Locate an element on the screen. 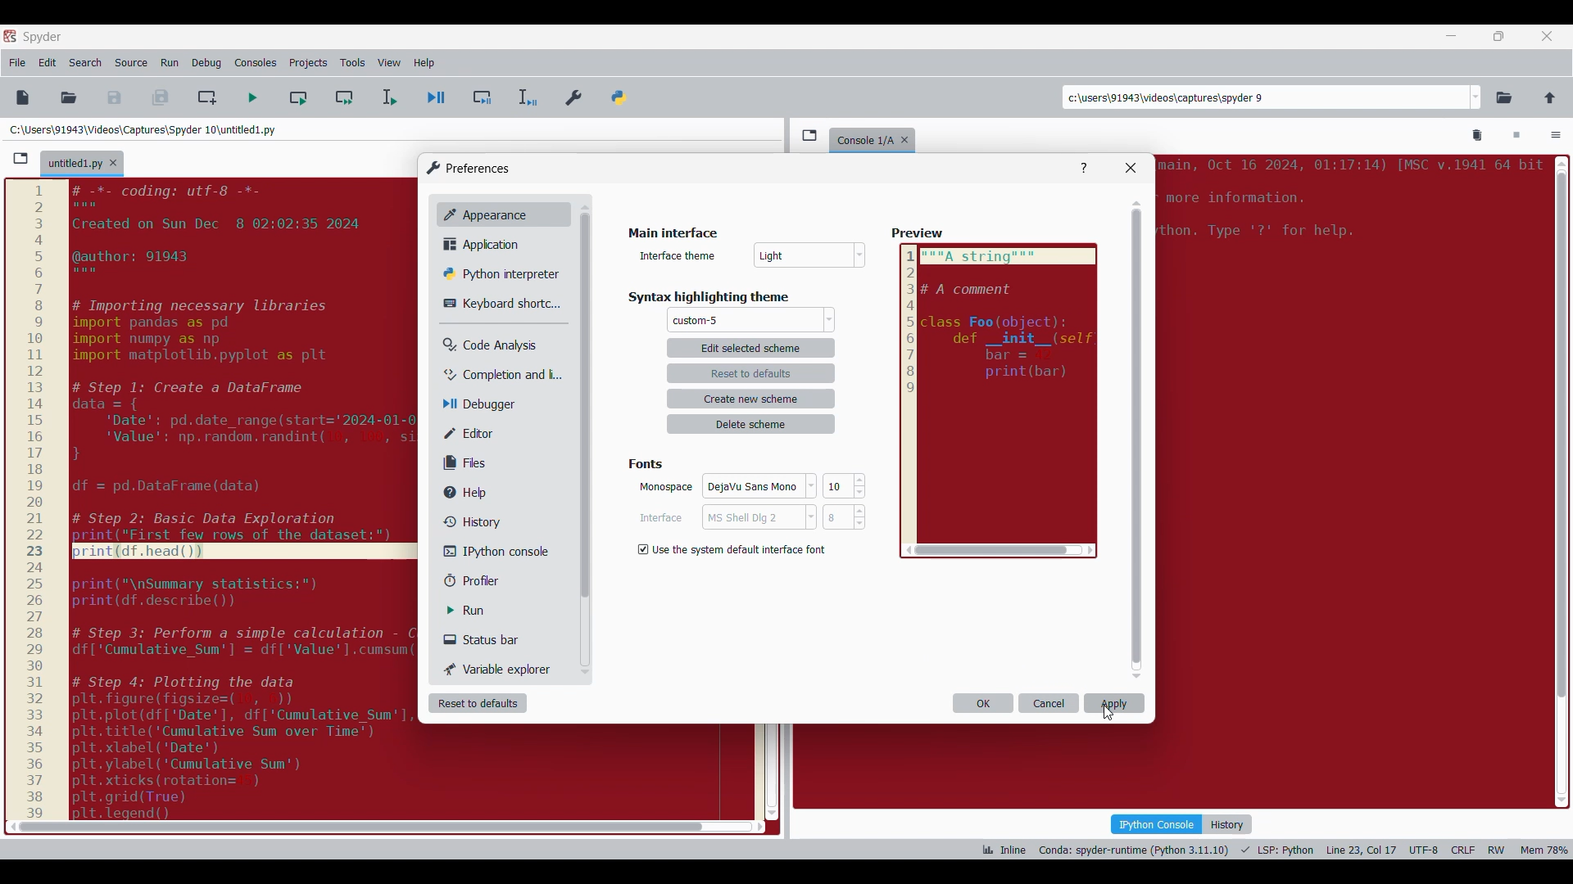 This screenshot has height=884, width=1573. Save all files is located at coordinates (160, 97).